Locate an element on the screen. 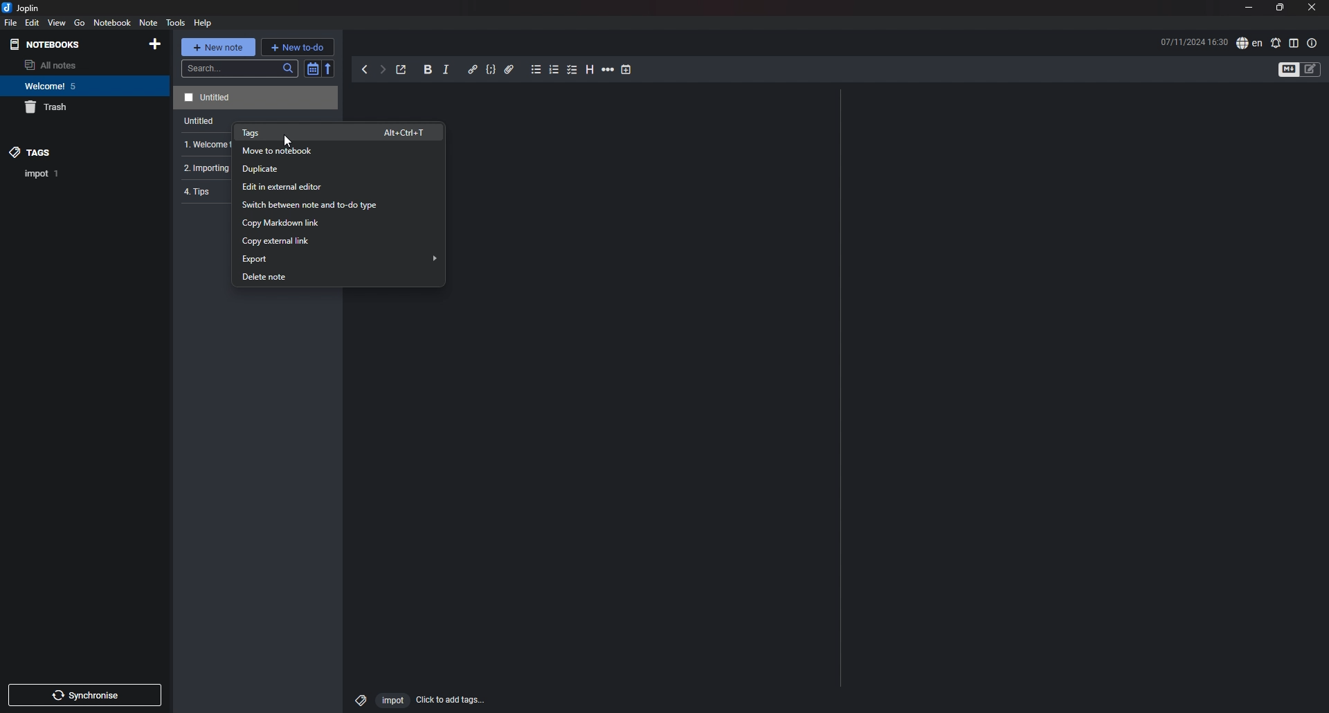  bullet list is located at coordinates (536, 71).